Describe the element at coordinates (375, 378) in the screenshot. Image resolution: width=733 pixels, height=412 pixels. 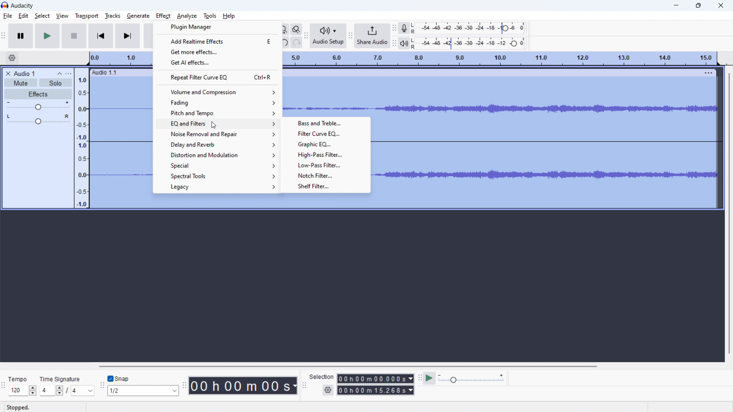
I see `00h00m00.000s (start time)` at that location.